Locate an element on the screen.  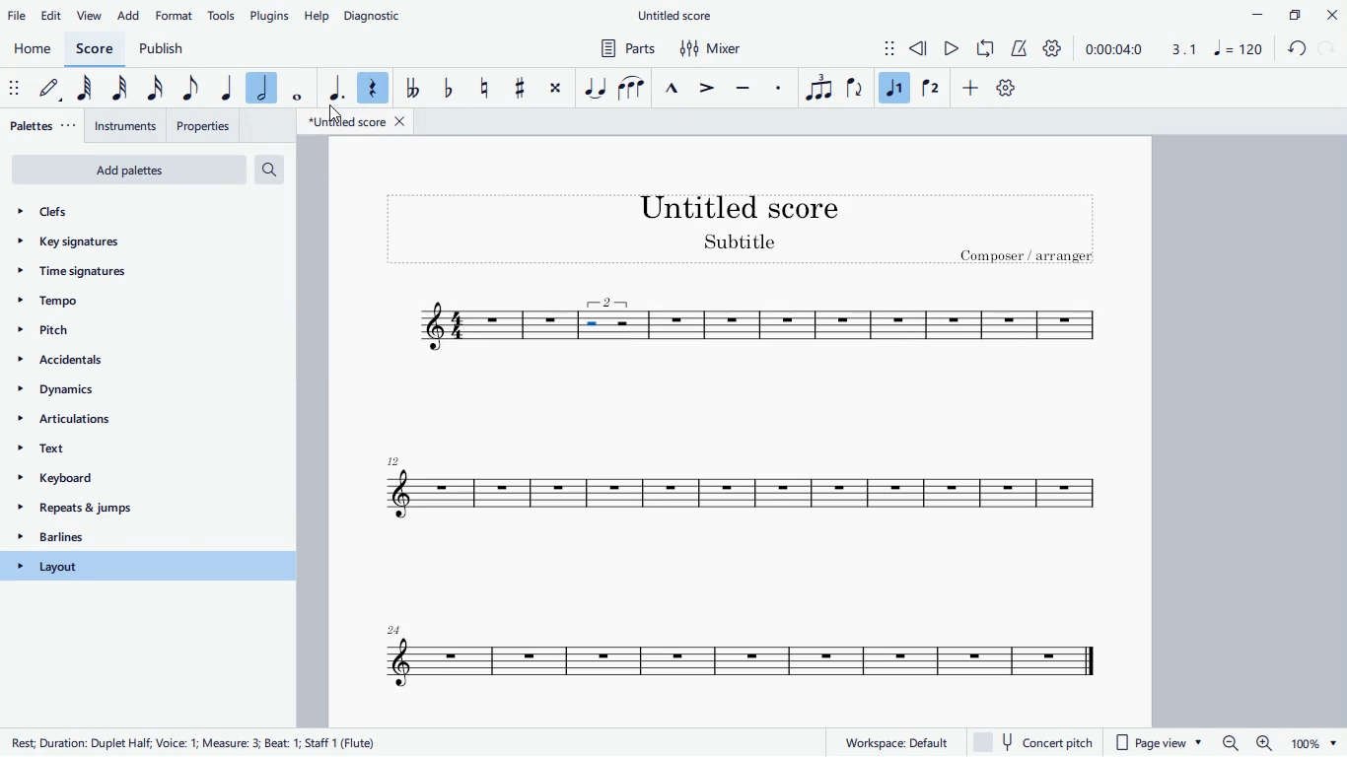
score is located at coordinates (745, 491).